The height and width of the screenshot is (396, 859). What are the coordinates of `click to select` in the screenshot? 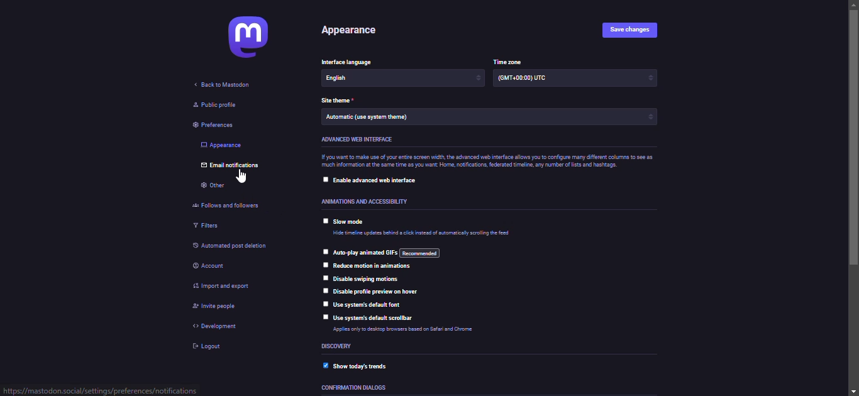 It's located at (326, 290).